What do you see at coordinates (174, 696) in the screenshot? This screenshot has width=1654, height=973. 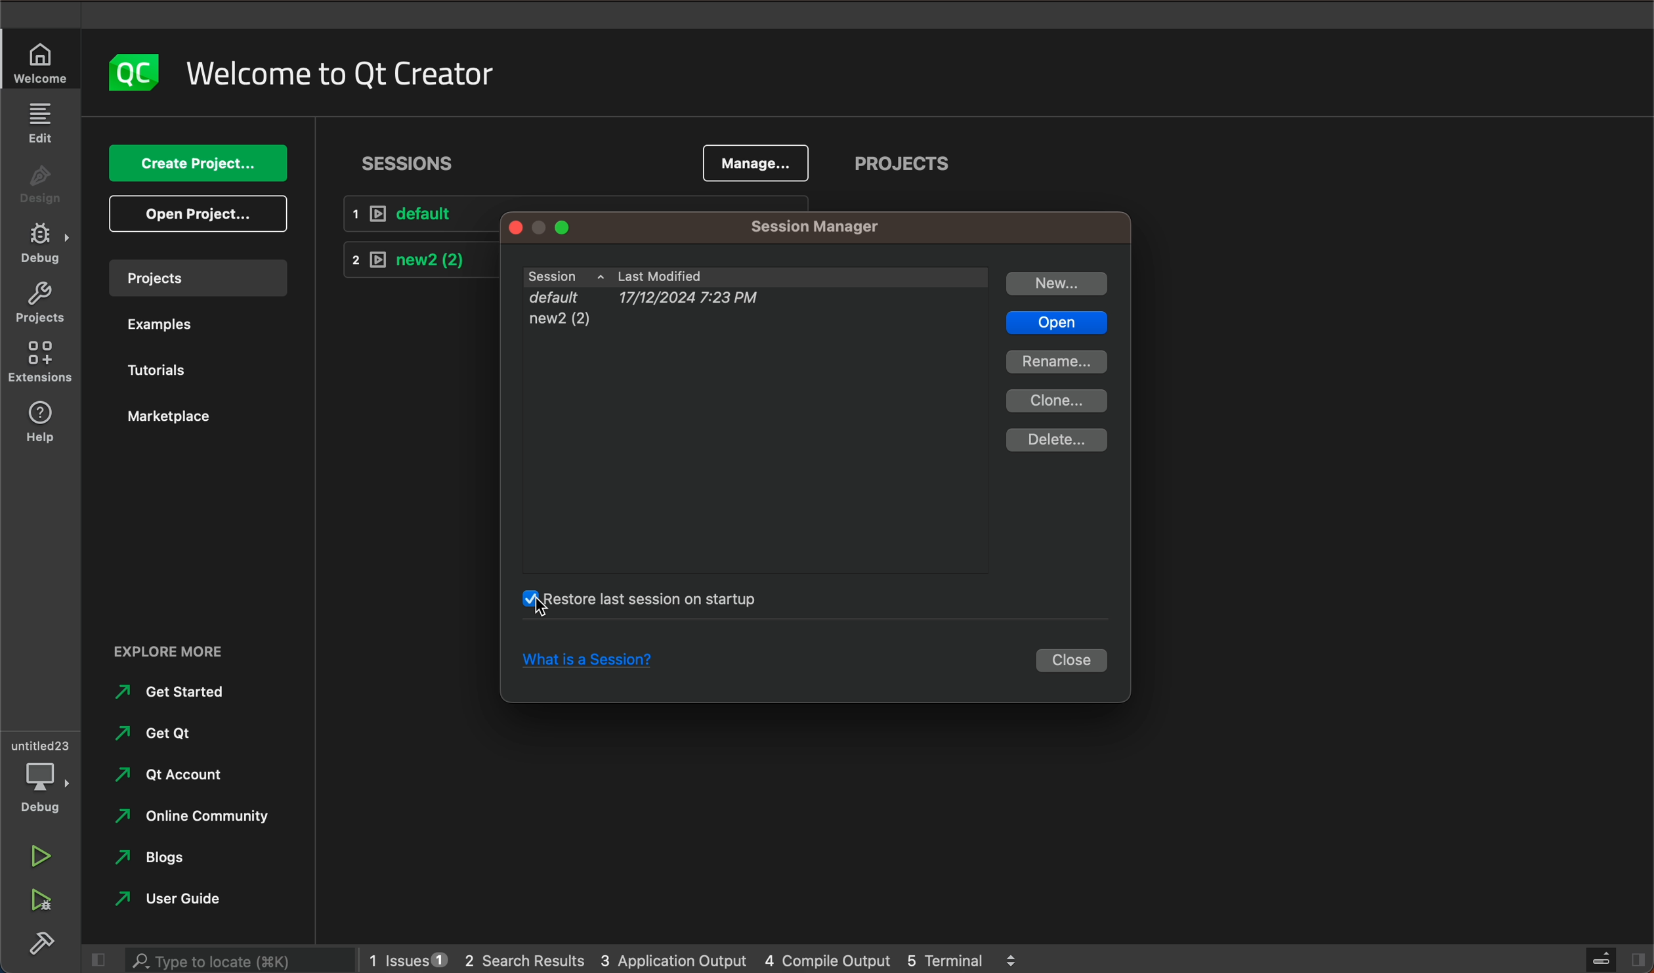 I see `get started` at bounding box center [174, 696].